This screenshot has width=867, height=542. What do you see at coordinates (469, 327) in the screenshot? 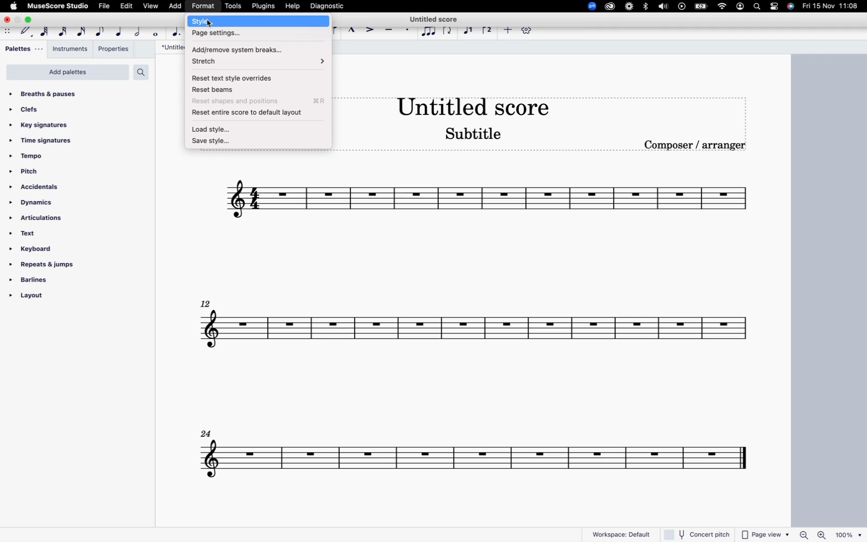
I see `score` at bounding box center [469, 327].